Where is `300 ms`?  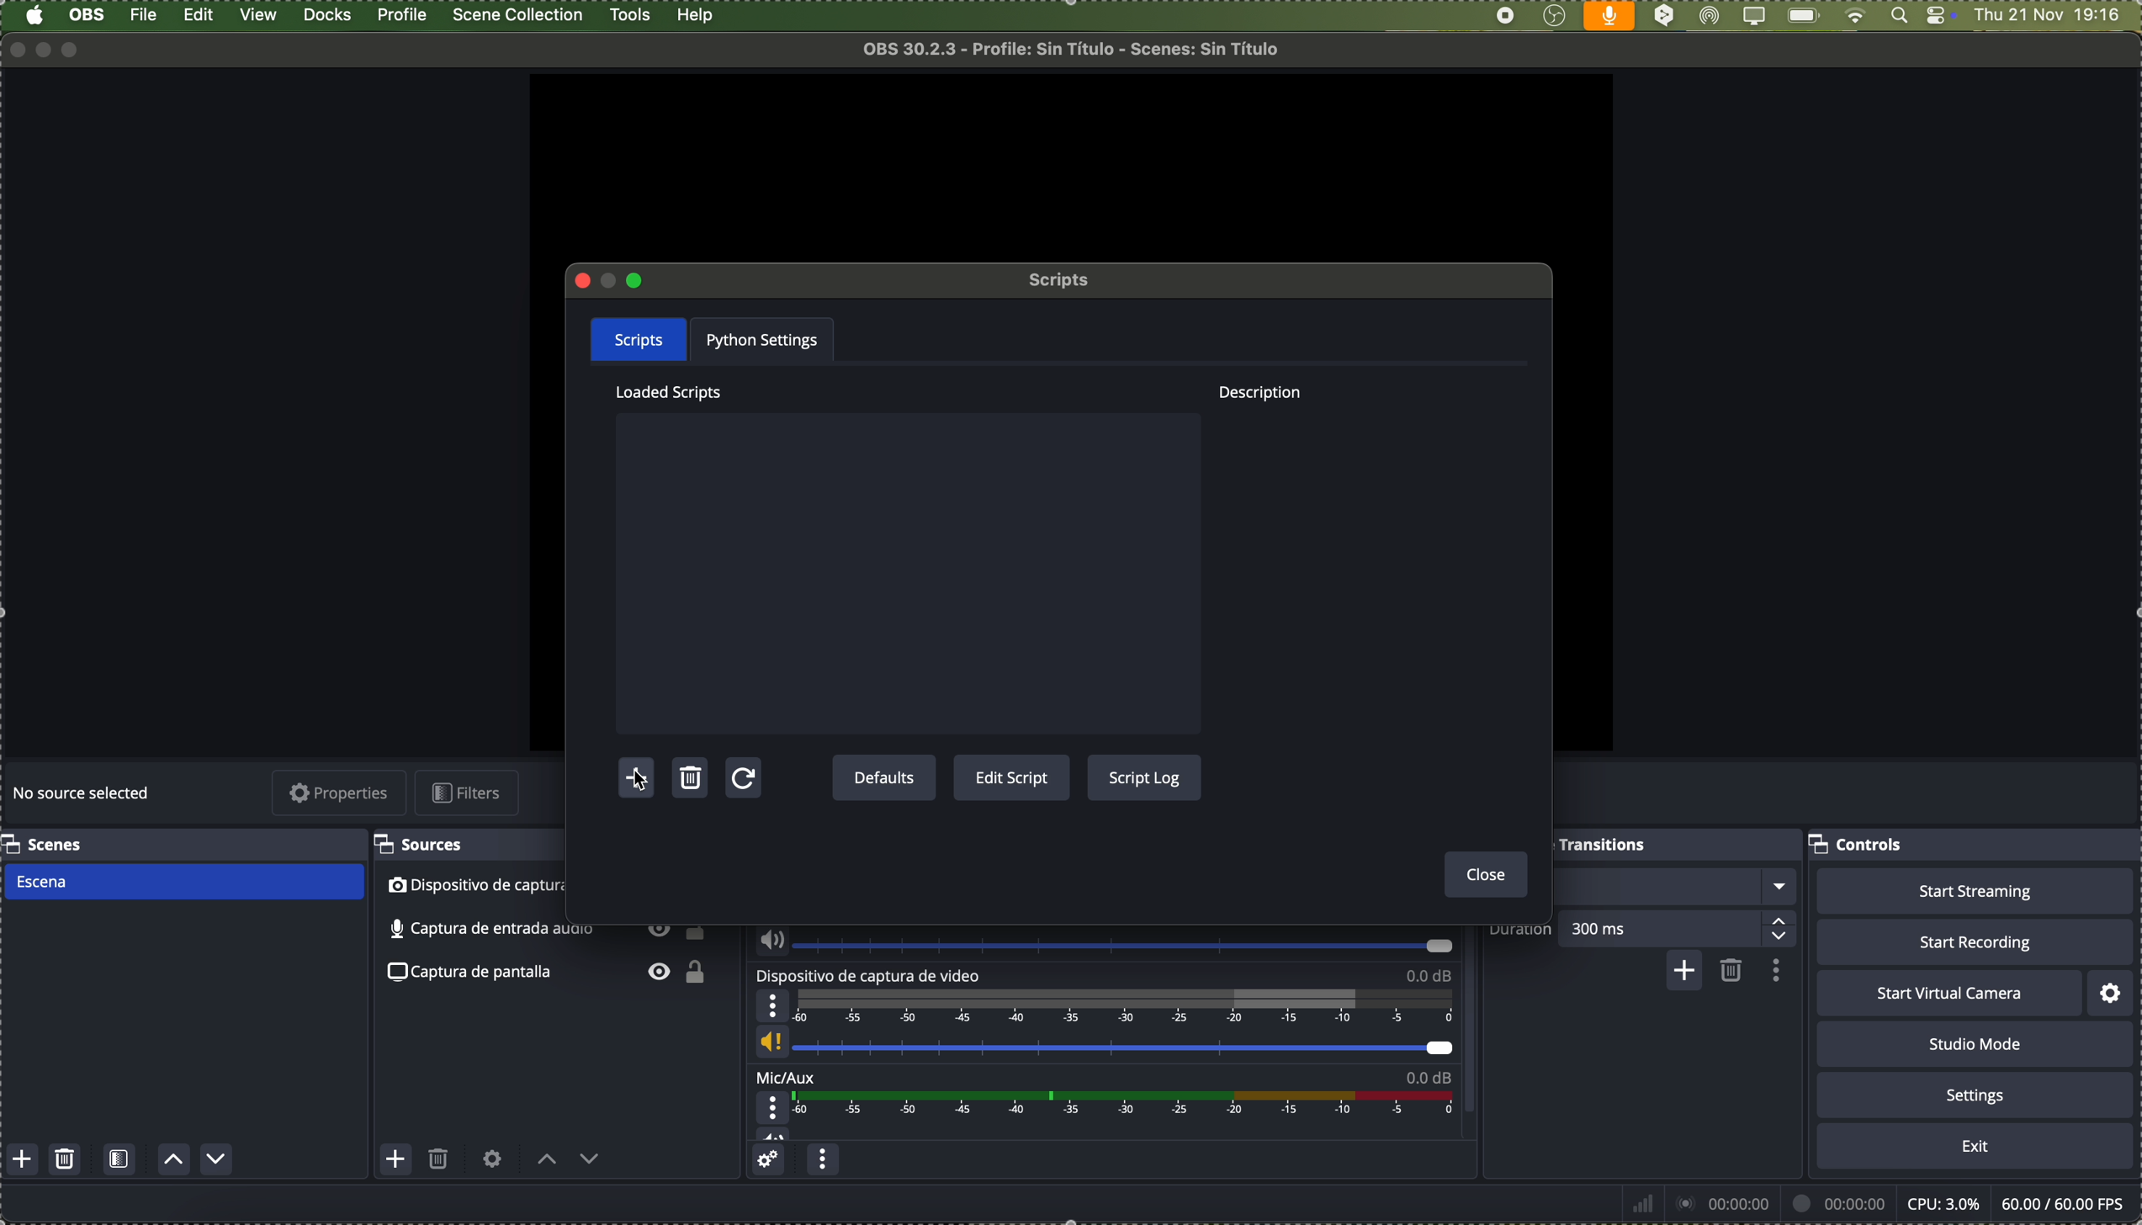 300 ms is located at coordinates (1683, 927).